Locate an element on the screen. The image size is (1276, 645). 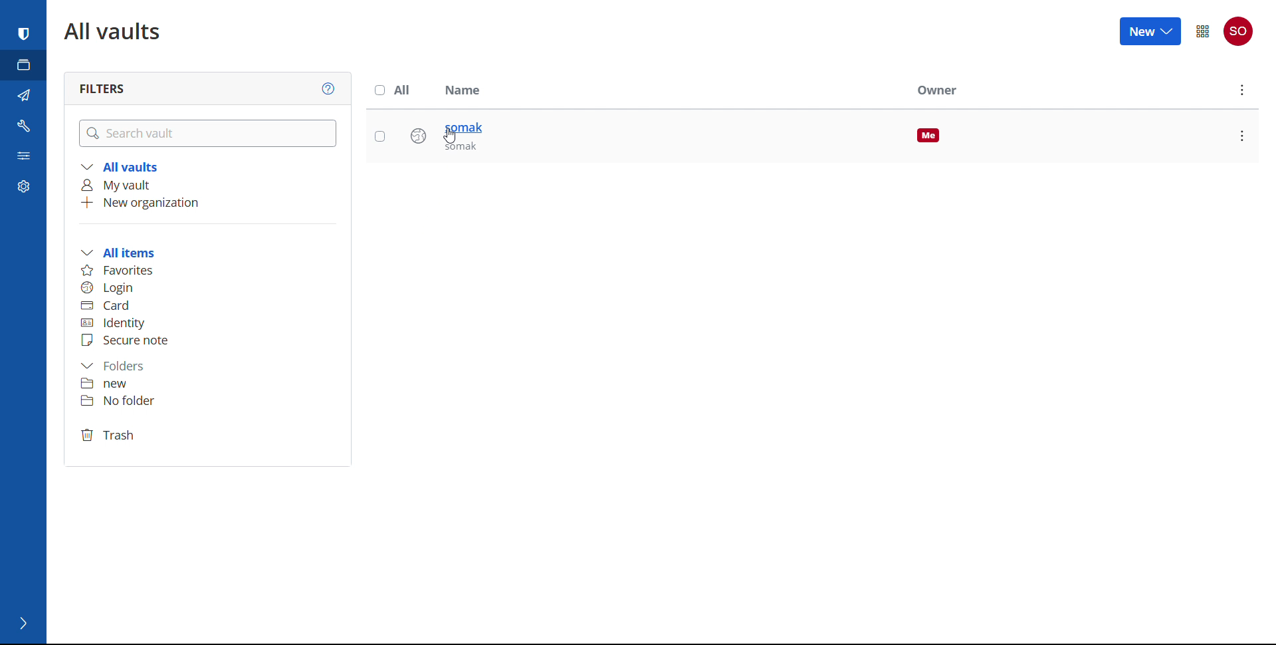
settings is located at coordinates (23, 184).